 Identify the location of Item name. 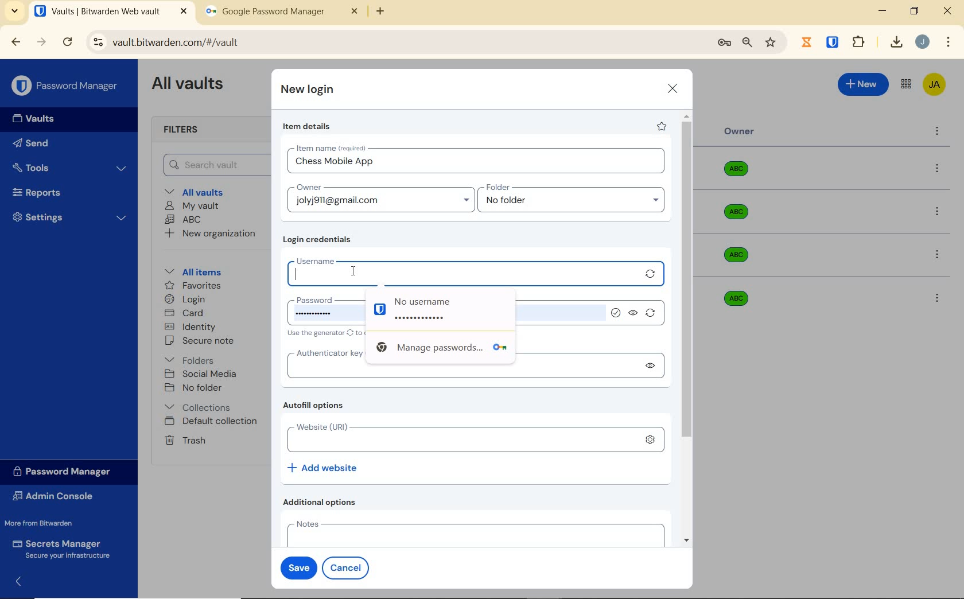
(332, 148).